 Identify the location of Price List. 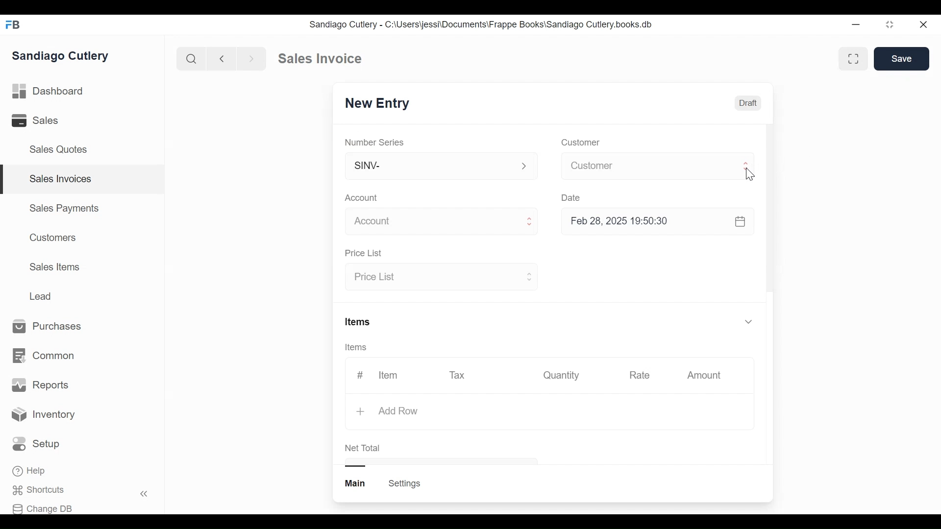
(366, 253).